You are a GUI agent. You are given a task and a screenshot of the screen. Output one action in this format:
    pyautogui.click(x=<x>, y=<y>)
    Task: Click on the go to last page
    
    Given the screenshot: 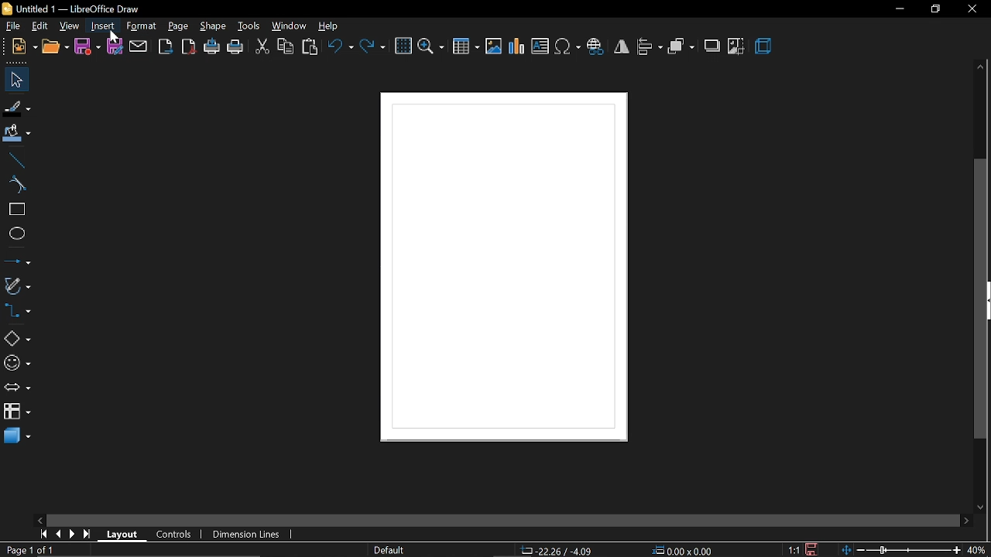 What is the action you would take?
    pyautogui.click(x=84, y=535)
    